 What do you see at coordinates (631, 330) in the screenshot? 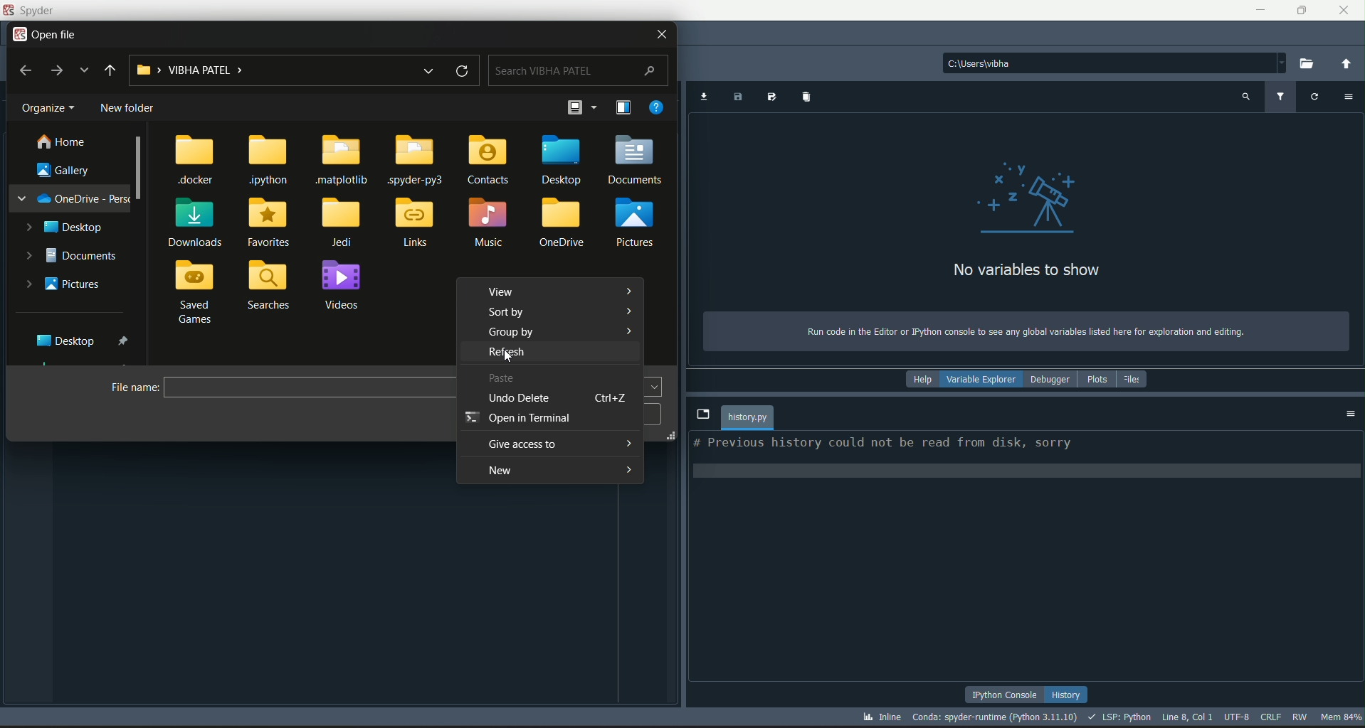
I see `arrow` at bounding box center [631, 330].